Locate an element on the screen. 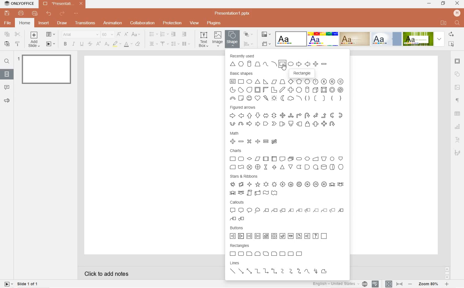  RESTORE is located at coordinates (442, 3).